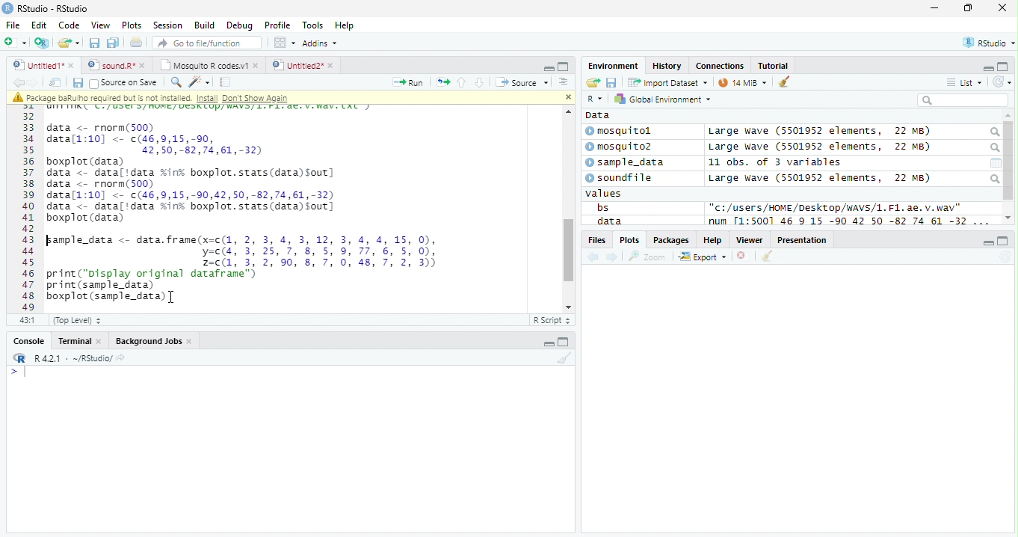 The image size is (1018, 537). Describe the element at coordinates (28, 208) in the screenshot. I see `Numbering line` at that location.